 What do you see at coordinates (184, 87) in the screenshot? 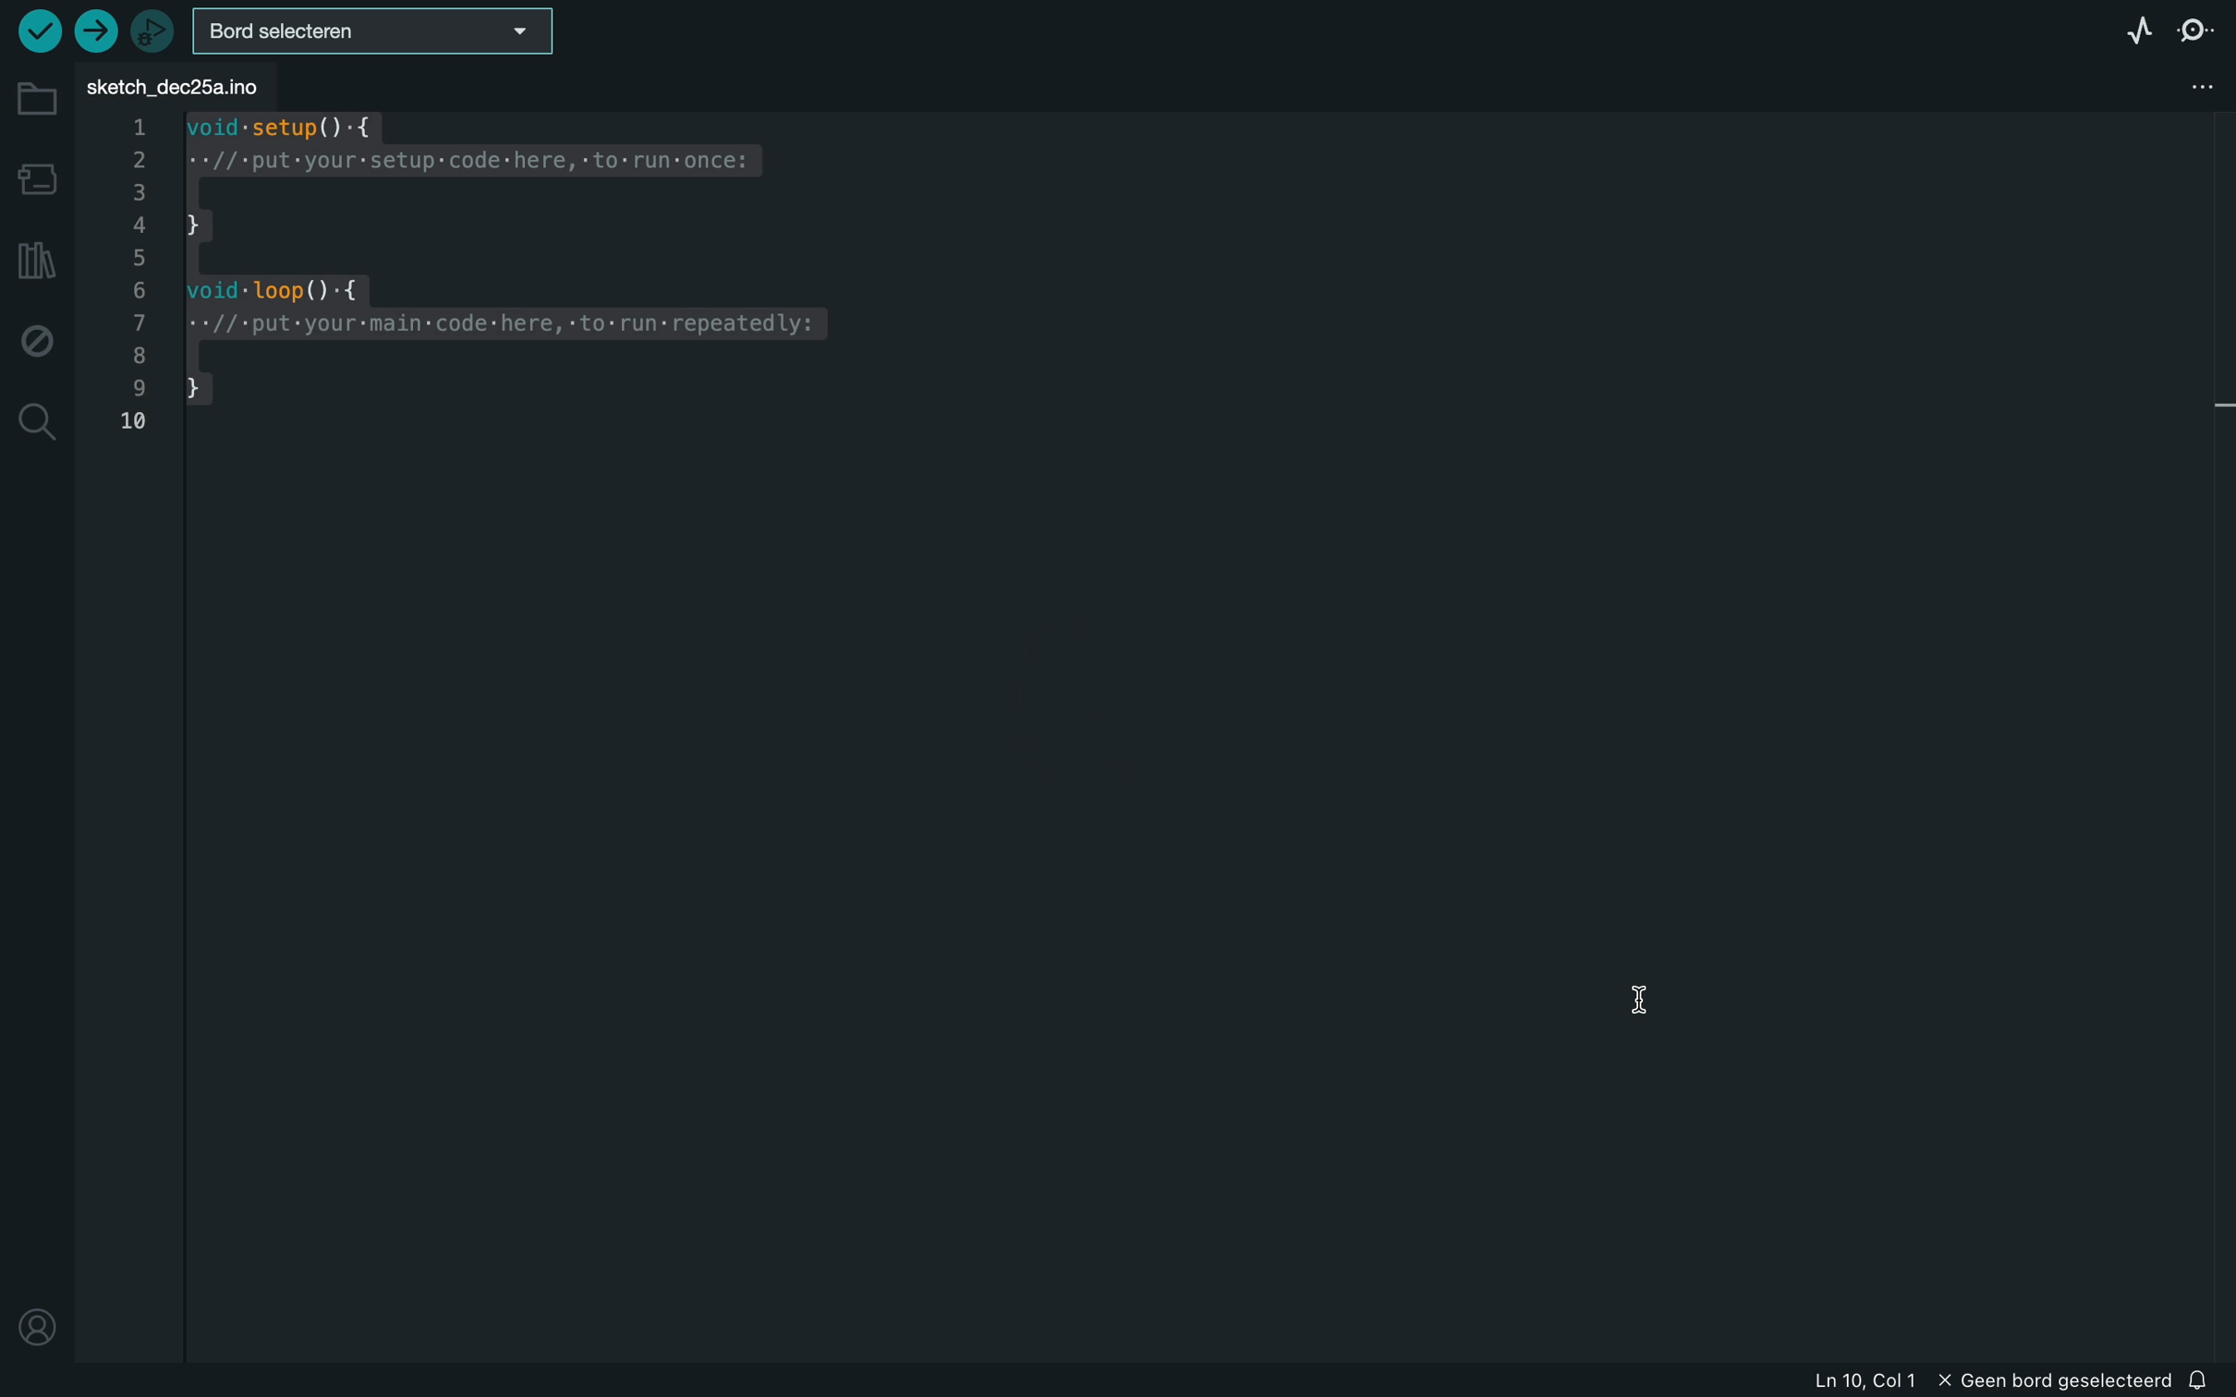
I see `file  tab ` at bounding box center [184, 87].